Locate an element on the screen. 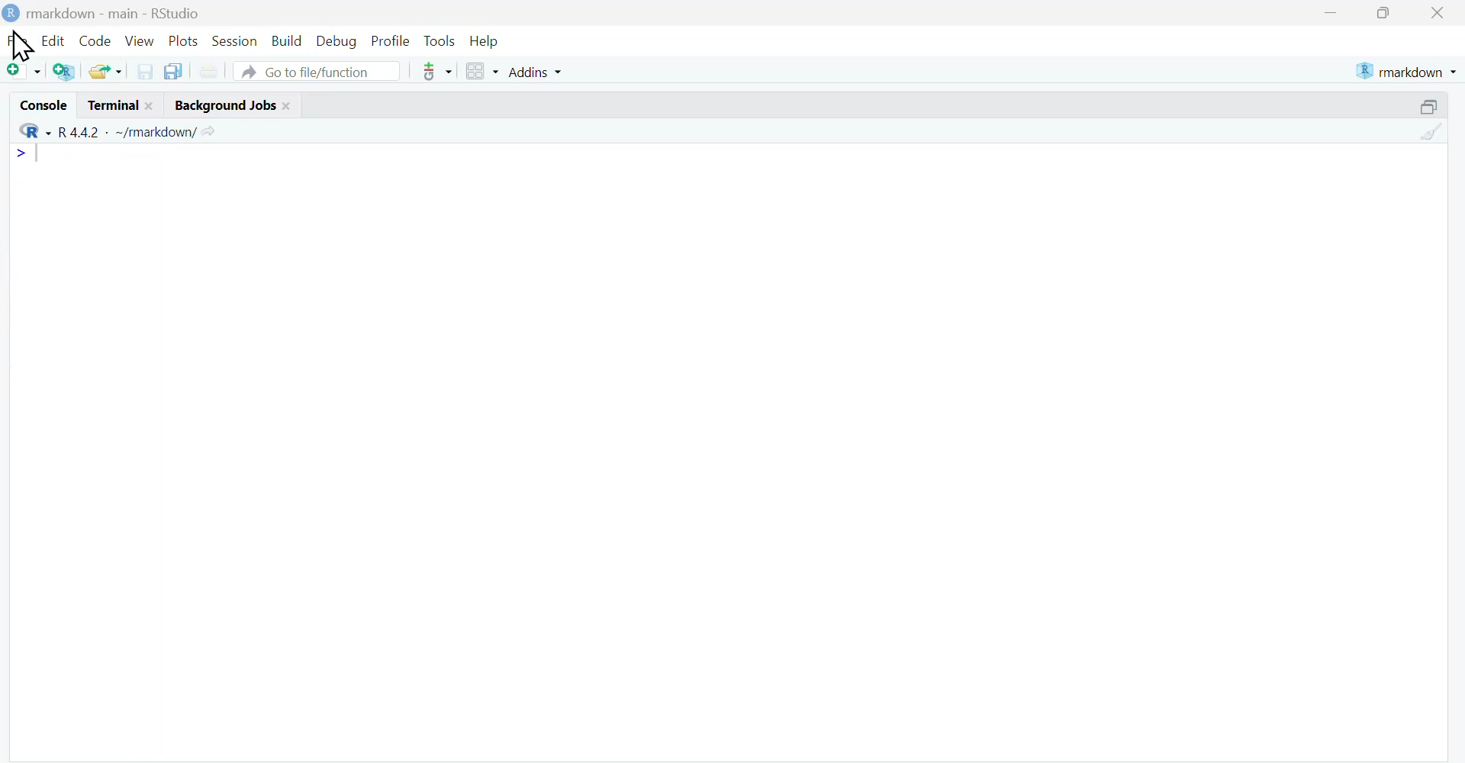 The image size is (1465, 763). Console is located at coordinates (42, 104).